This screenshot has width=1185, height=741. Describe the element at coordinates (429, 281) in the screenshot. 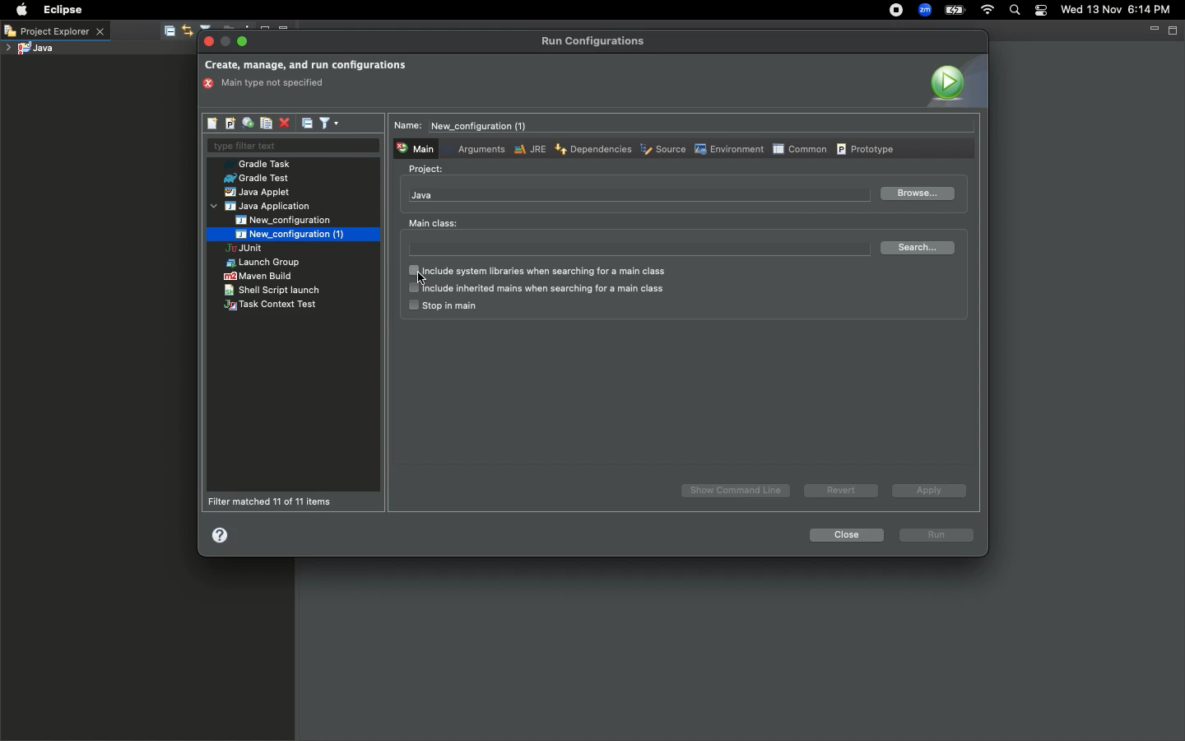

I see `cursor` at that location.